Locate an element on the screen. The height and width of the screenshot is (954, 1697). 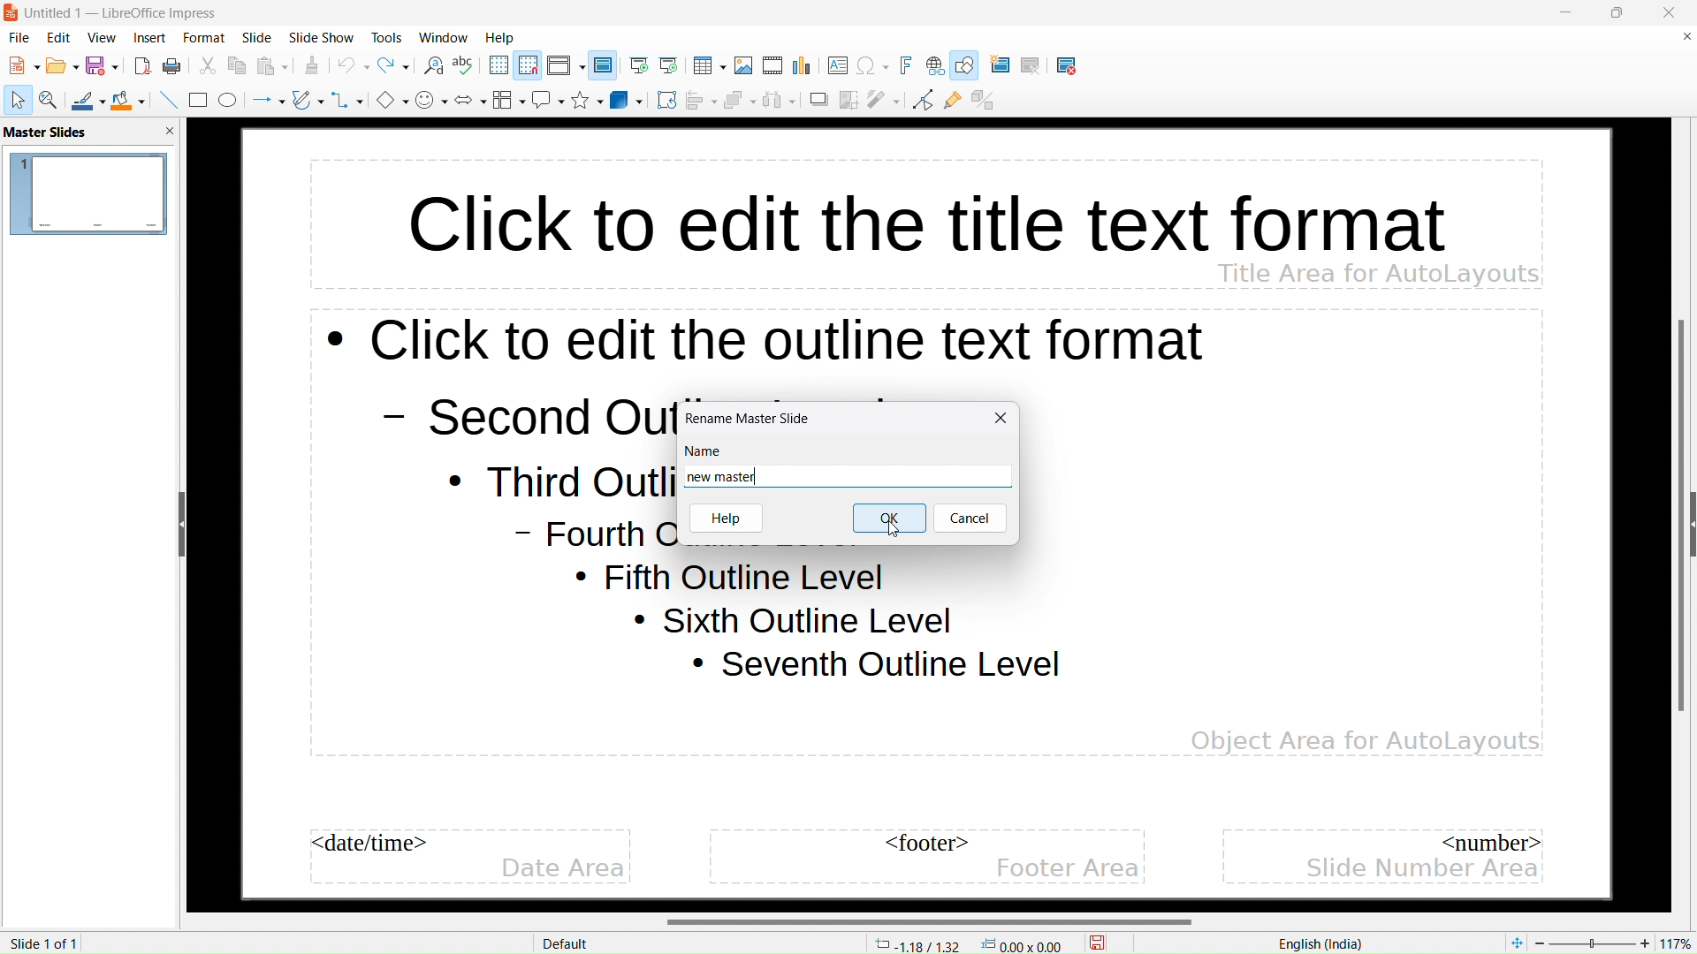
edit is located at coordinates (59, 38).